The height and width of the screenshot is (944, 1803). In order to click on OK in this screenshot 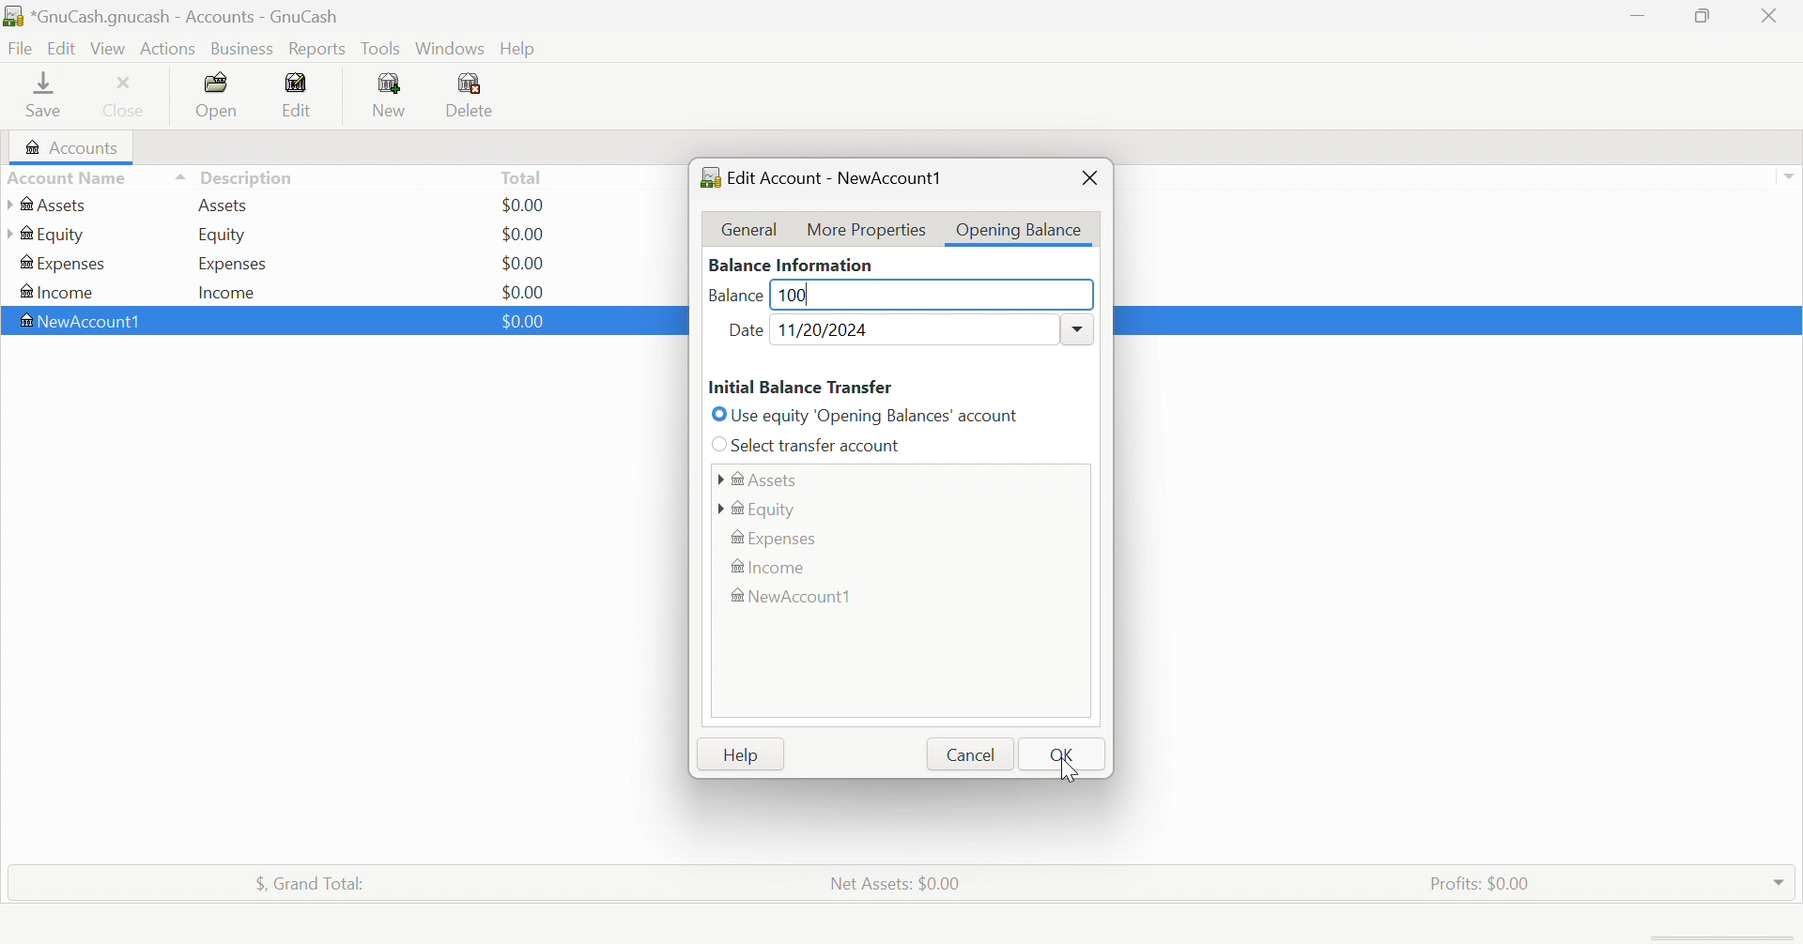, I will do `click(1064, 754)`.